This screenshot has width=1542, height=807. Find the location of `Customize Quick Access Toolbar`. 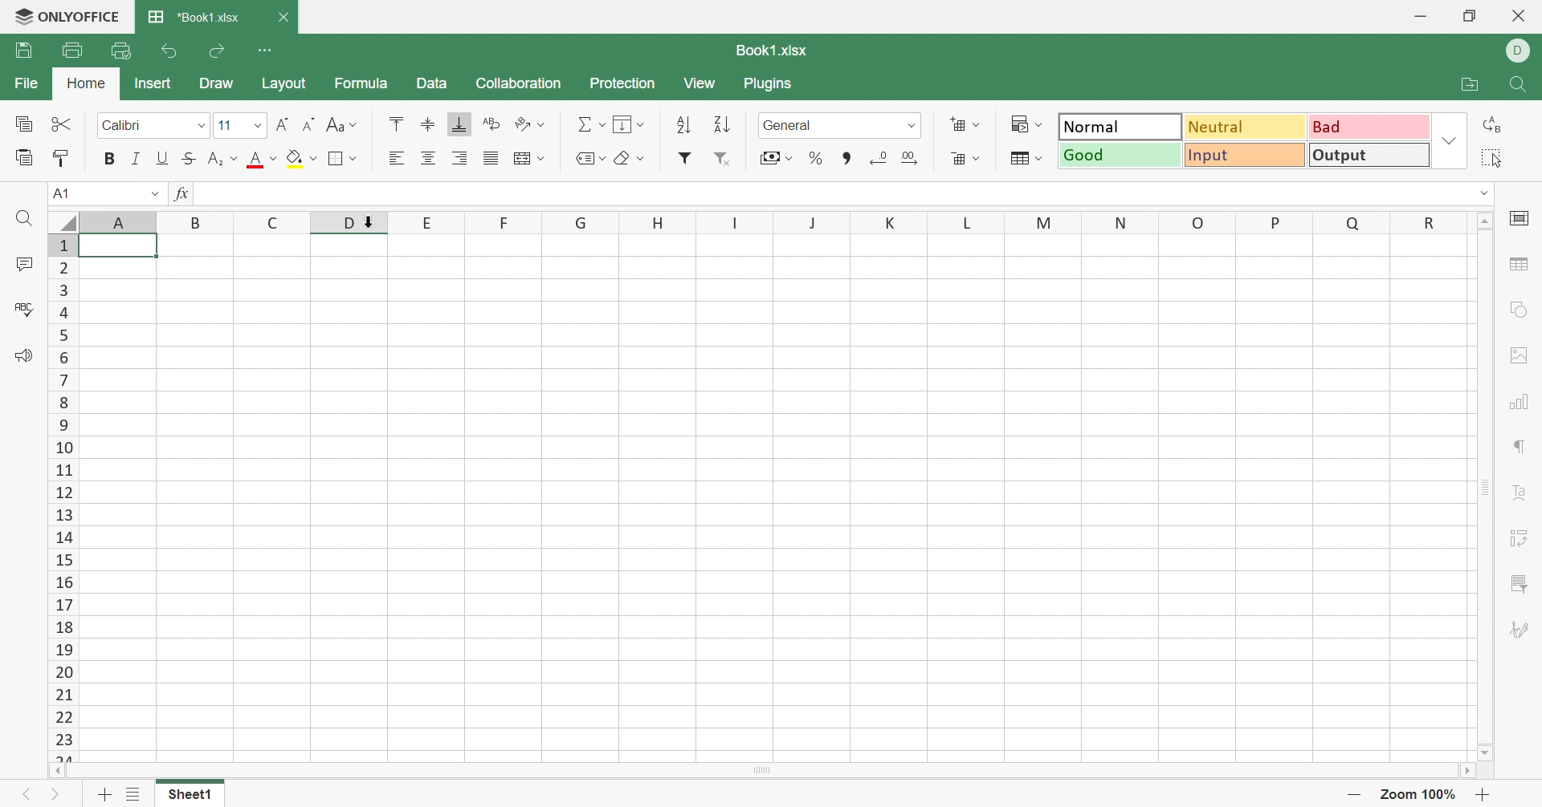

Customize Quick Access Toolbar is located at coordinates (268, 53).